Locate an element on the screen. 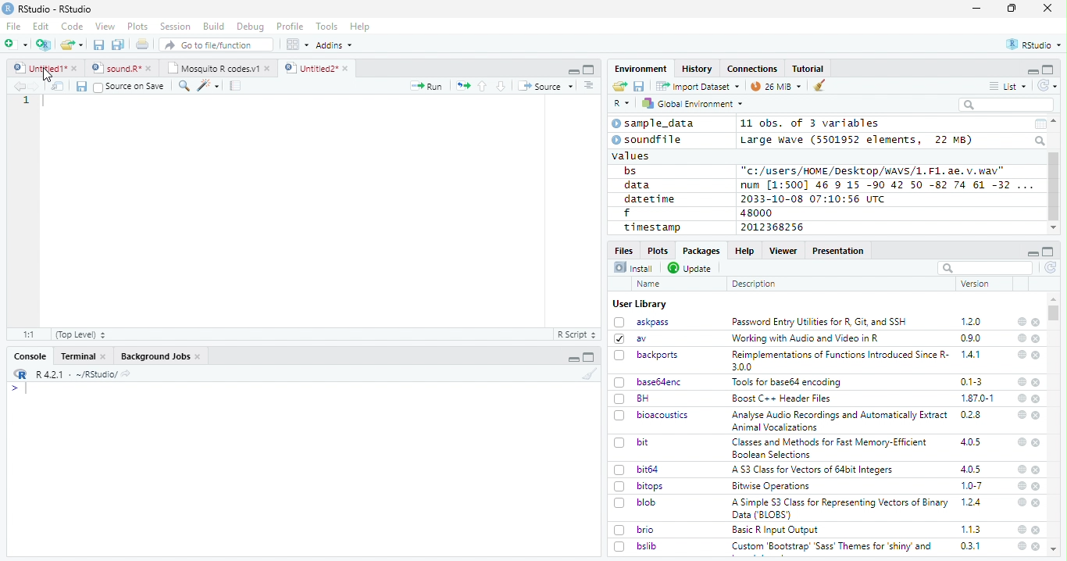 This screenshot has width=1067, height=561. close is located at coordinates (1037, 416).